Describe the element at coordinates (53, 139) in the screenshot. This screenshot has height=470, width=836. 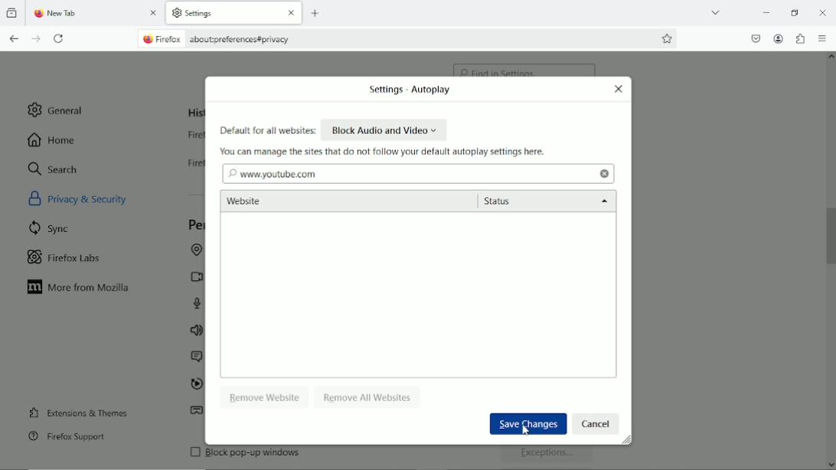
I see `home` at that location.